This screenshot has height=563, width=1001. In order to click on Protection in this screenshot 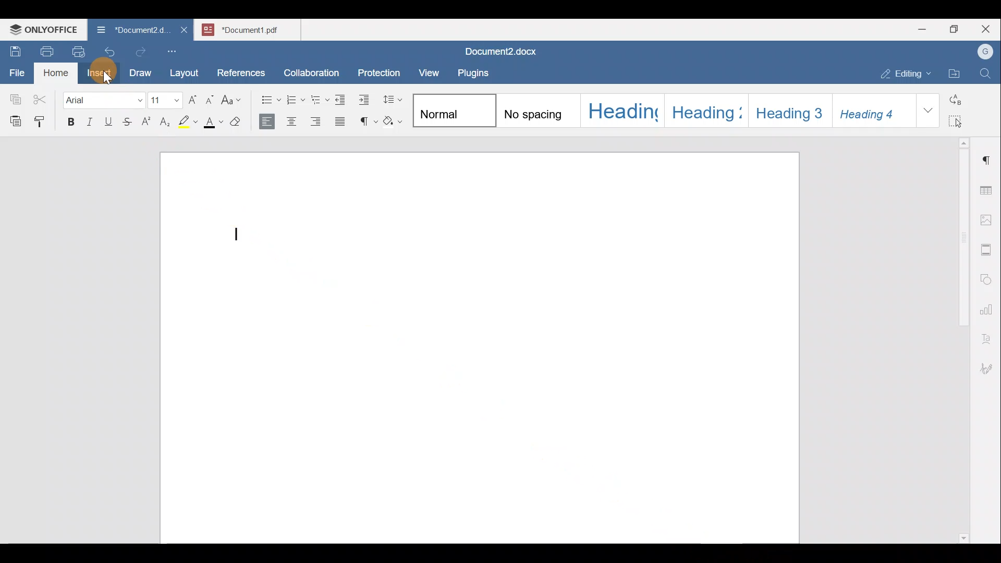, I will do `click(382, 71)`.